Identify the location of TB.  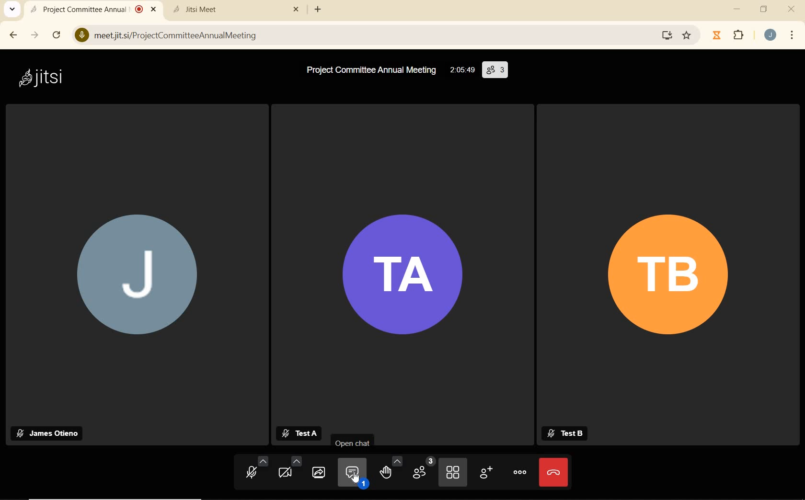
(670, 271).